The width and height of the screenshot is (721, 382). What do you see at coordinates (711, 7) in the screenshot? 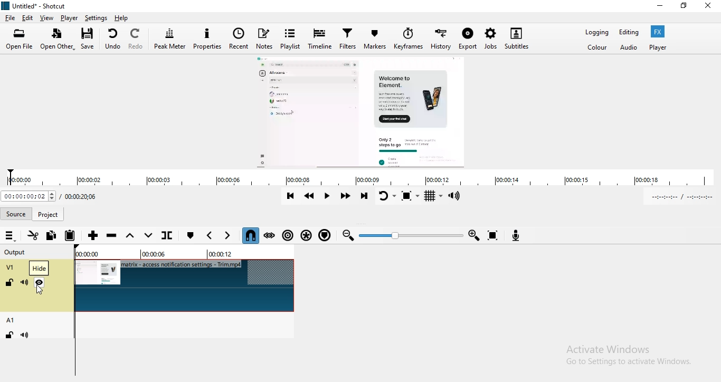
I see `close` at bounding box center [711, 7].